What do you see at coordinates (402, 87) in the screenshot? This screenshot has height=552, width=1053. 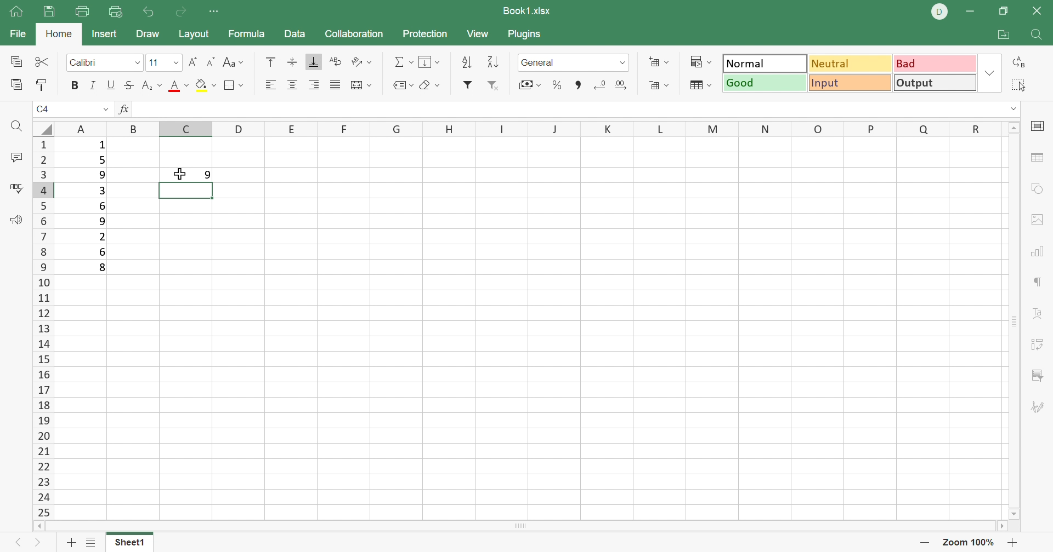 I see `Named ranges` at bounding box center [402, 87].